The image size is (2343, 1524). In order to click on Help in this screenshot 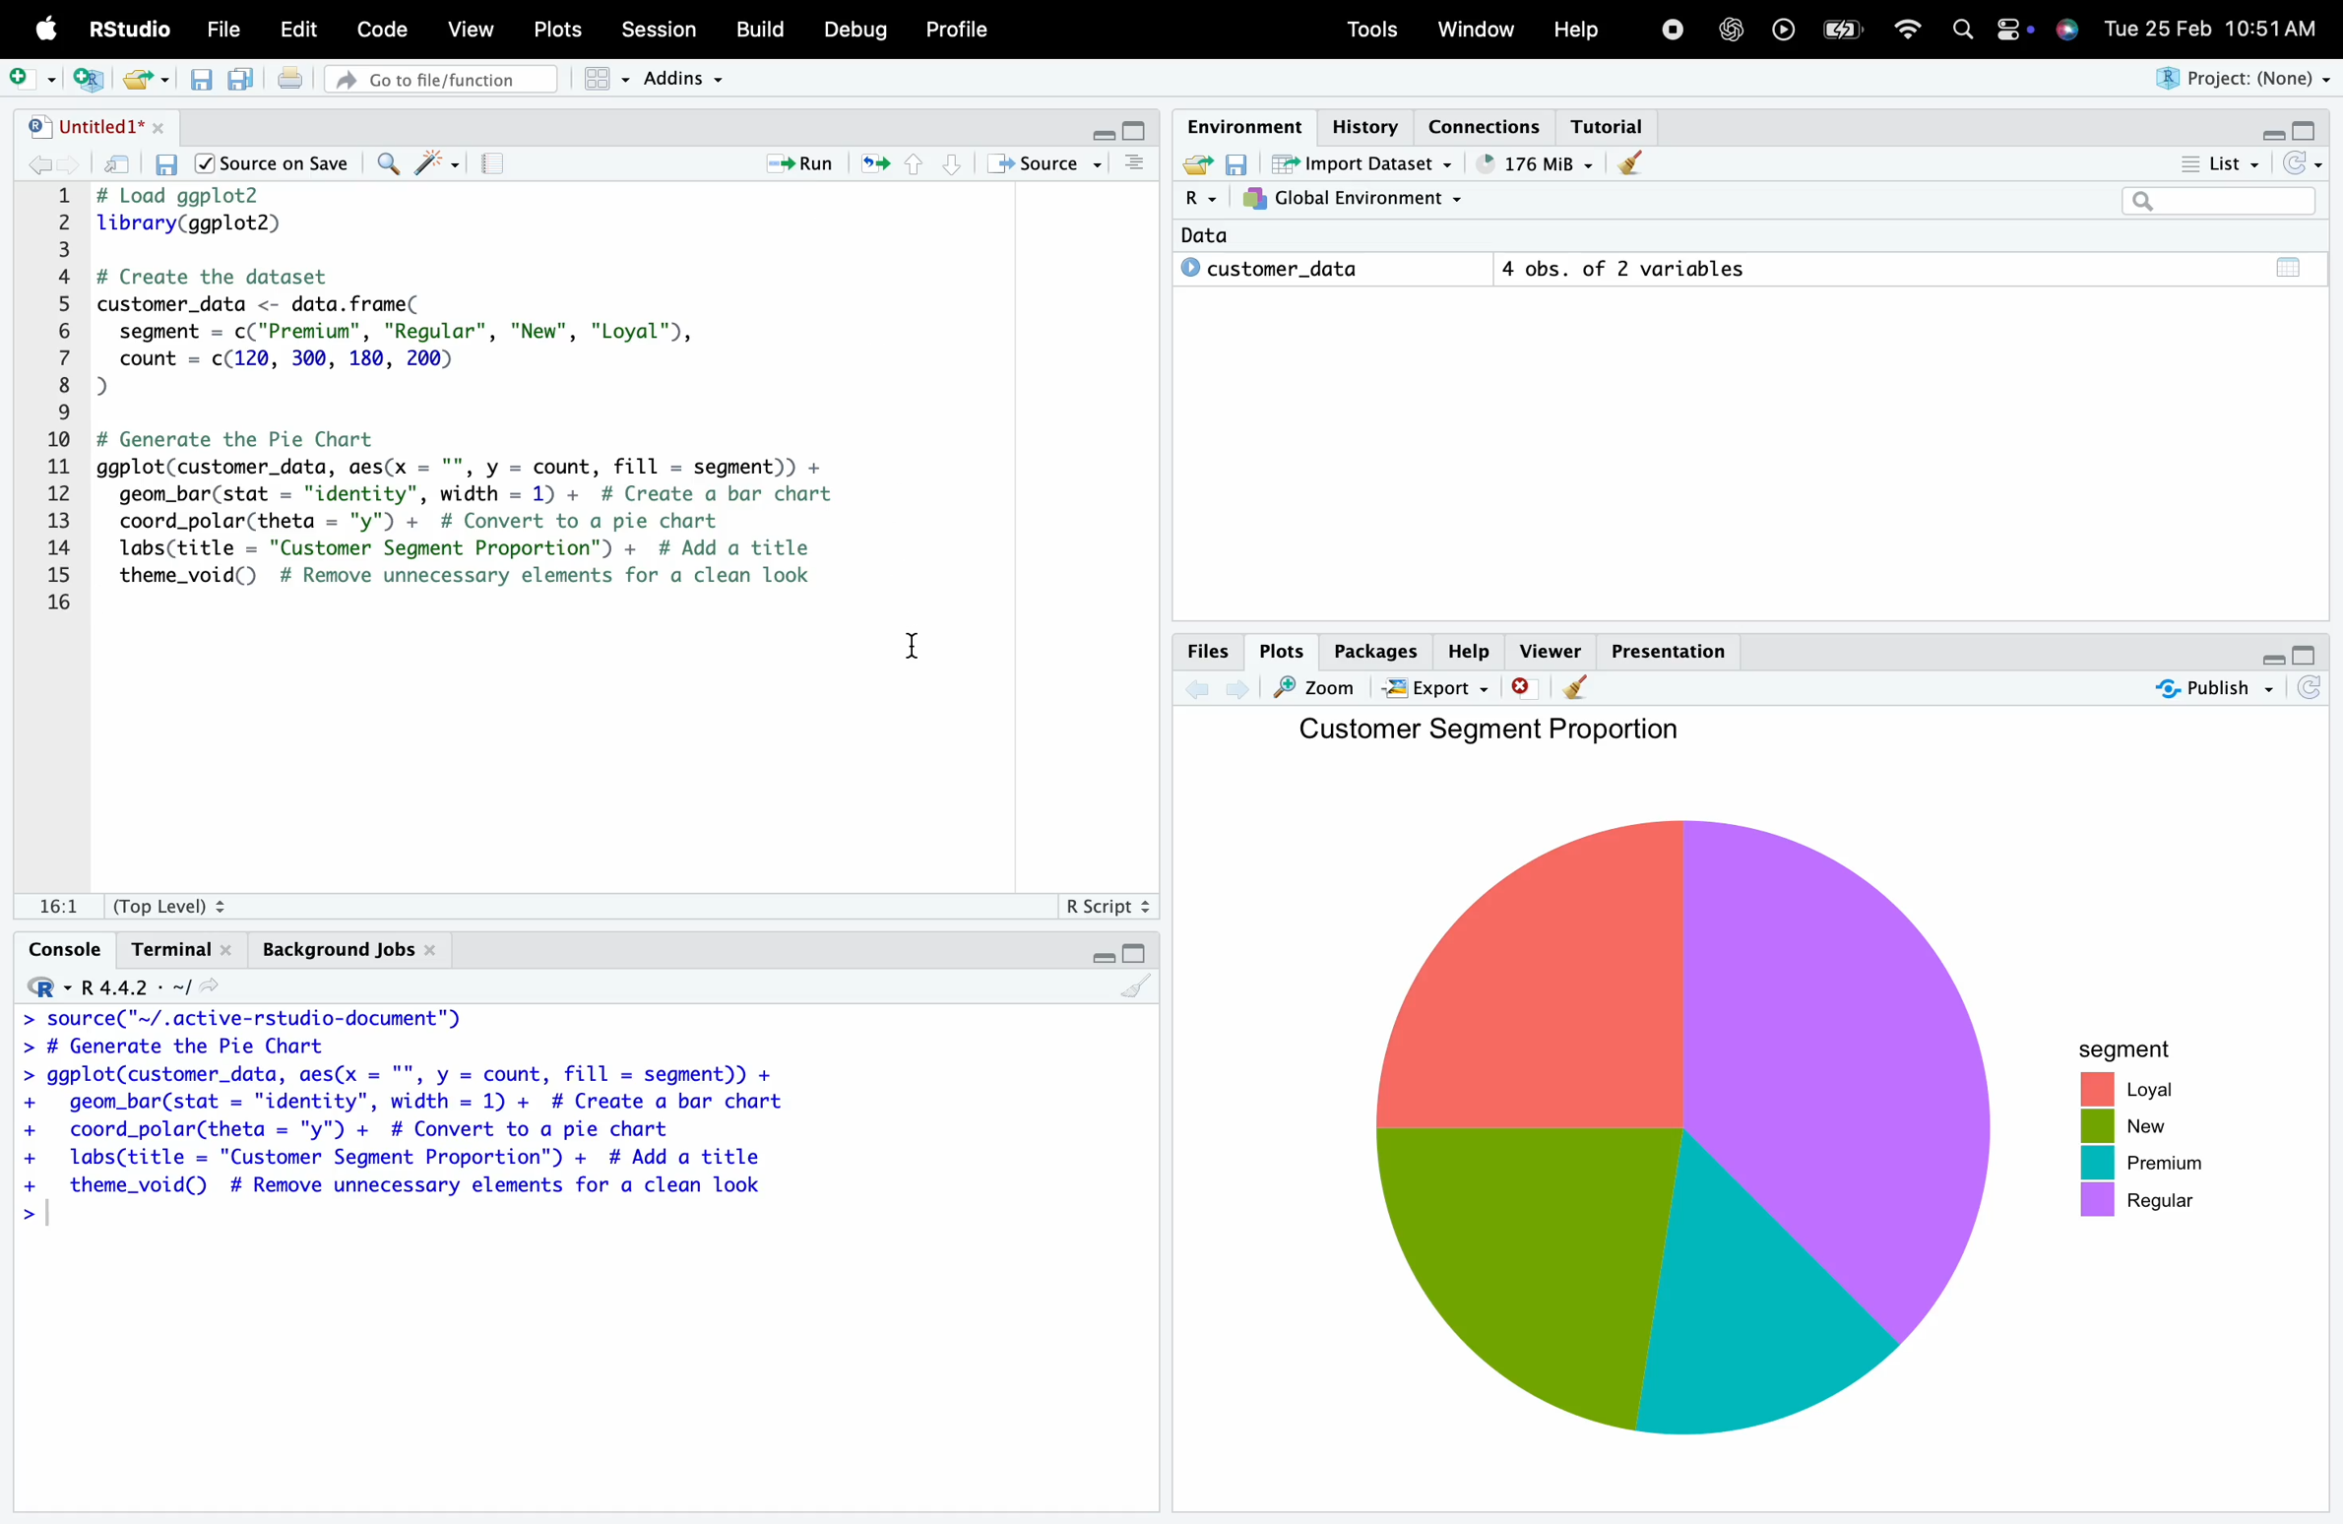, I will do `click(1468, 646)`.